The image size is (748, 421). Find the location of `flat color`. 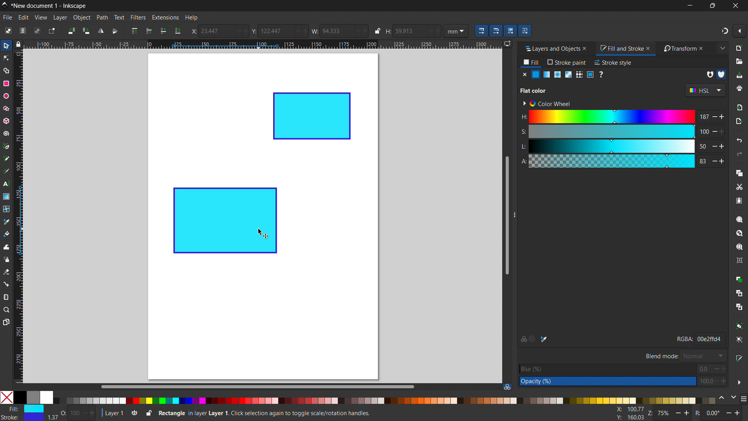

flat color is located at coordinates (534, 90).